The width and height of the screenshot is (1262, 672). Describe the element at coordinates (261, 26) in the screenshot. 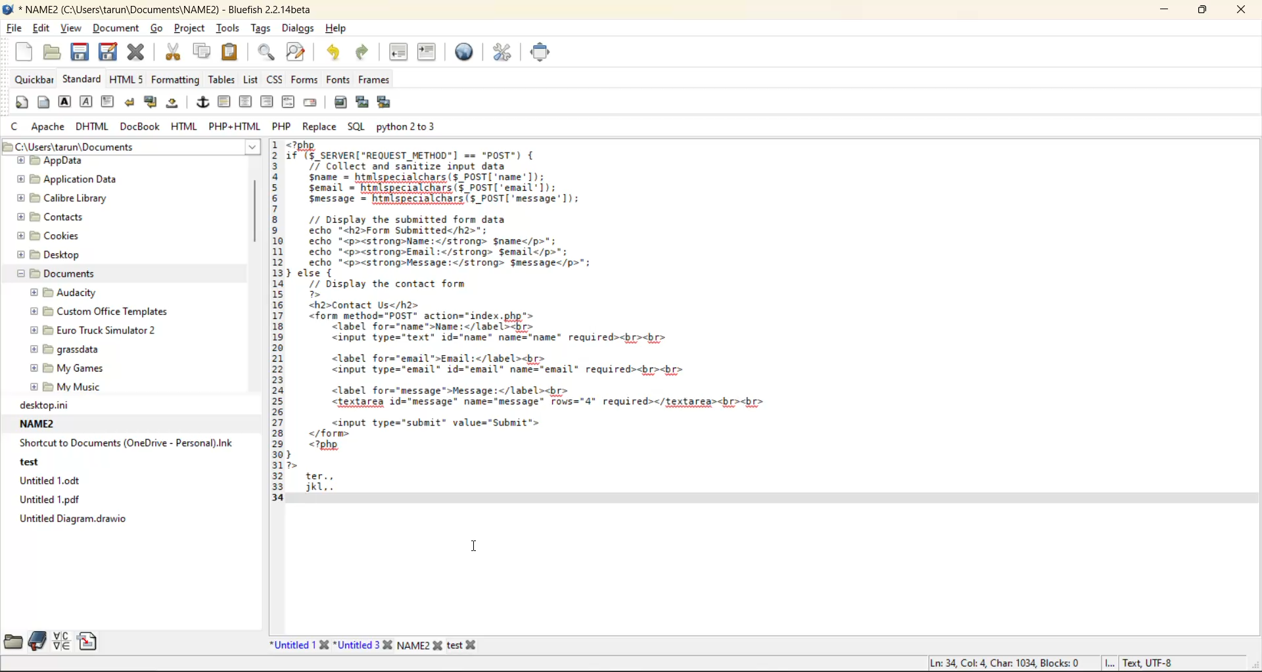

I see `tags` at that location.